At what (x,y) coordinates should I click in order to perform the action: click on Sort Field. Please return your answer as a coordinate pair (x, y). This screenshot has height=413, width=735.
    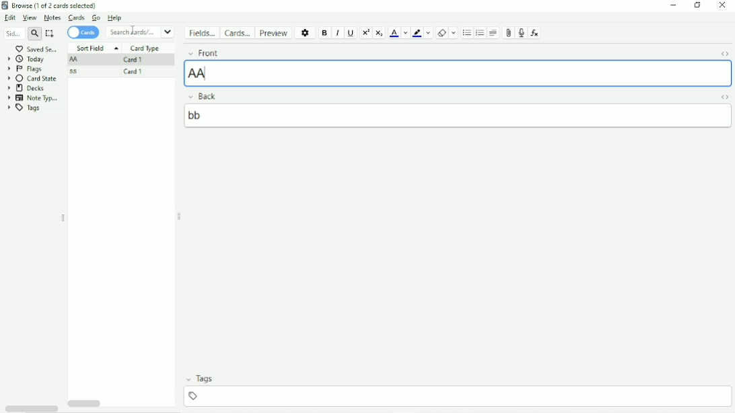
    Looking at the image, I should click on (96, 47).